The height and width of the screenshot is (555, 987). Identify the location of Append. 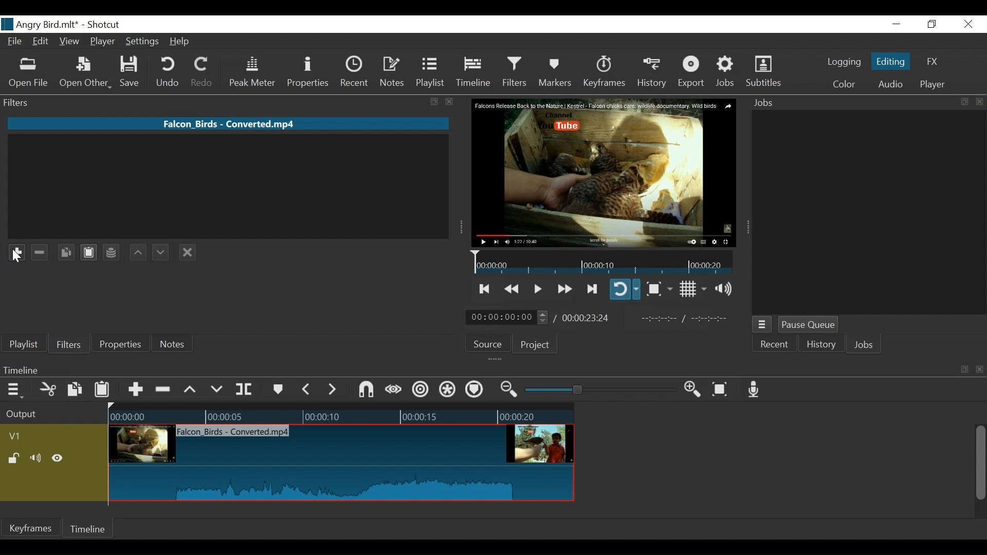
(135, 391).